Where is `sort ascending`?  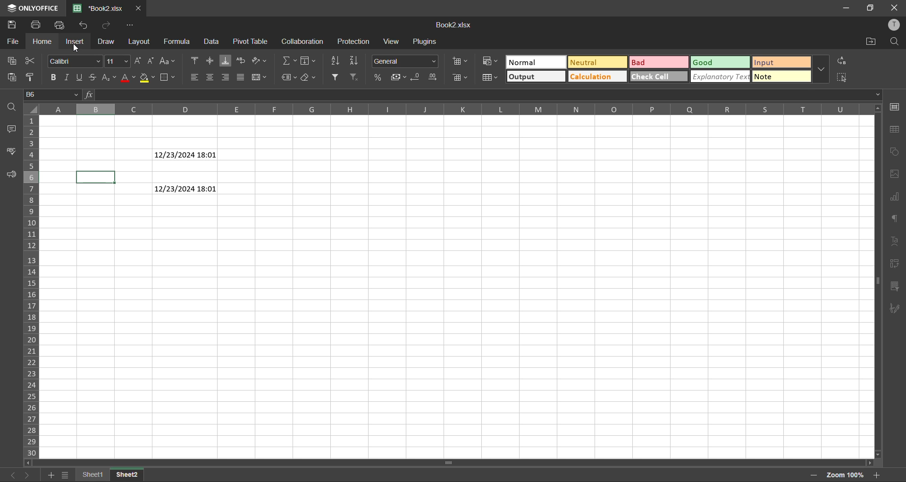
sort ascending is located at coordinates (336, 60).